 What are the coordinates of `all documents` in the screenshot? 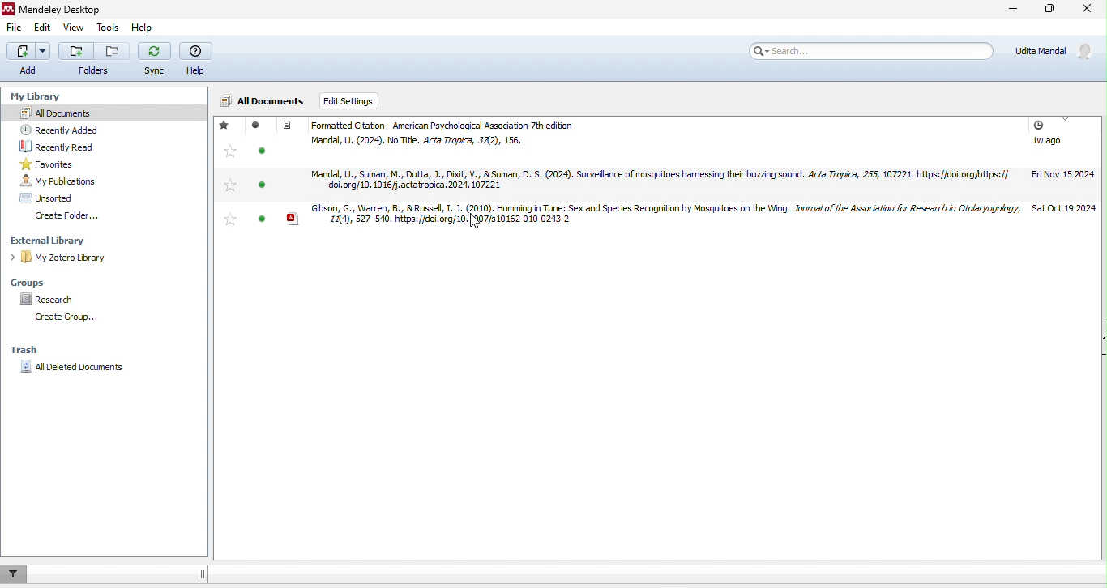 It's located at (105, 113).